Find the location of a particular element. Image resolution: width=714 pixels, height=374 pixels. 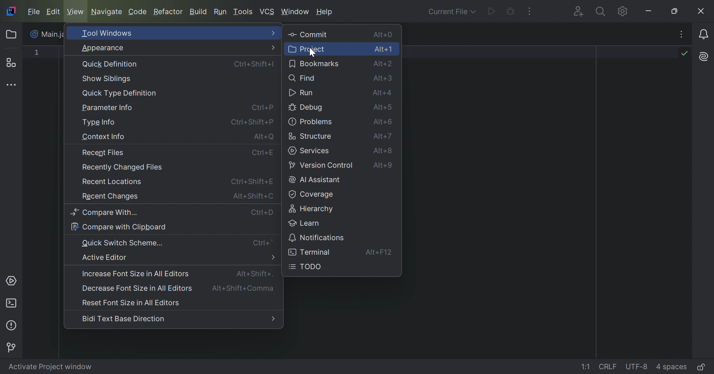

Icon is located at coordinates (35, 34).